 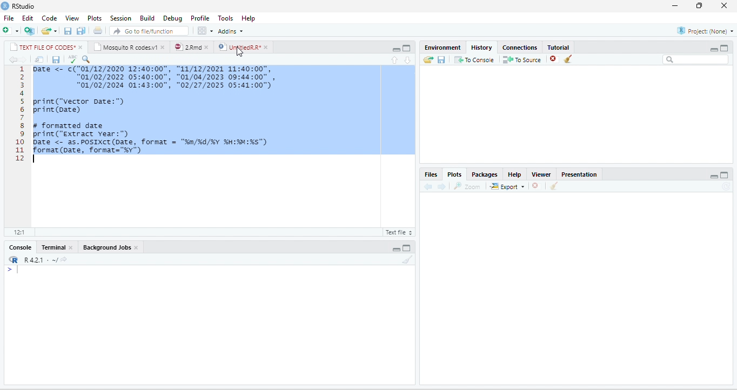 I want to click on >, so click(x=13, y=270).